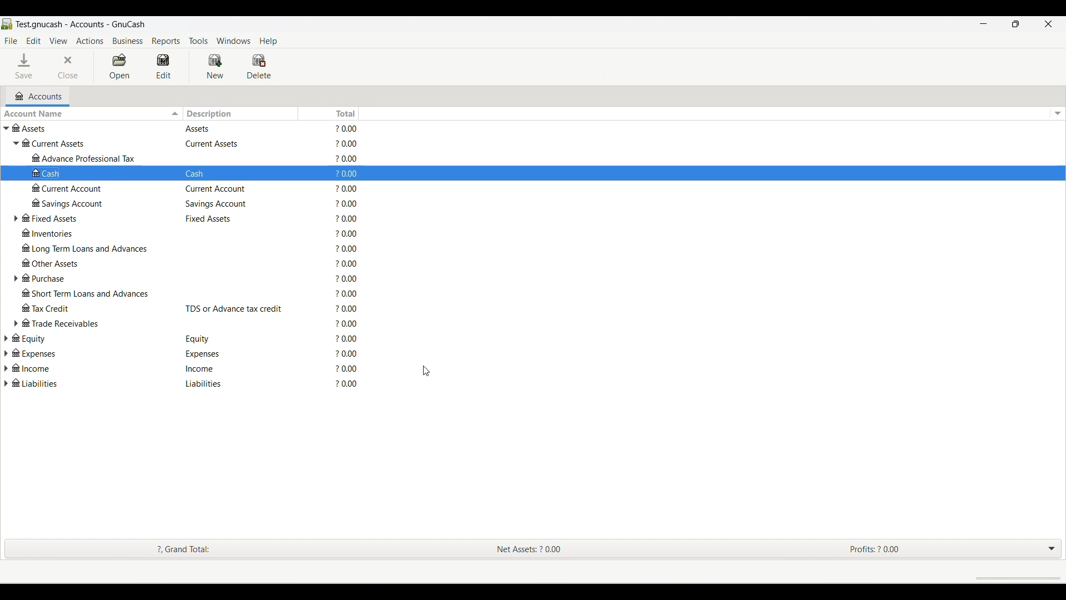  I want to click on Windows, so click(233, 41).